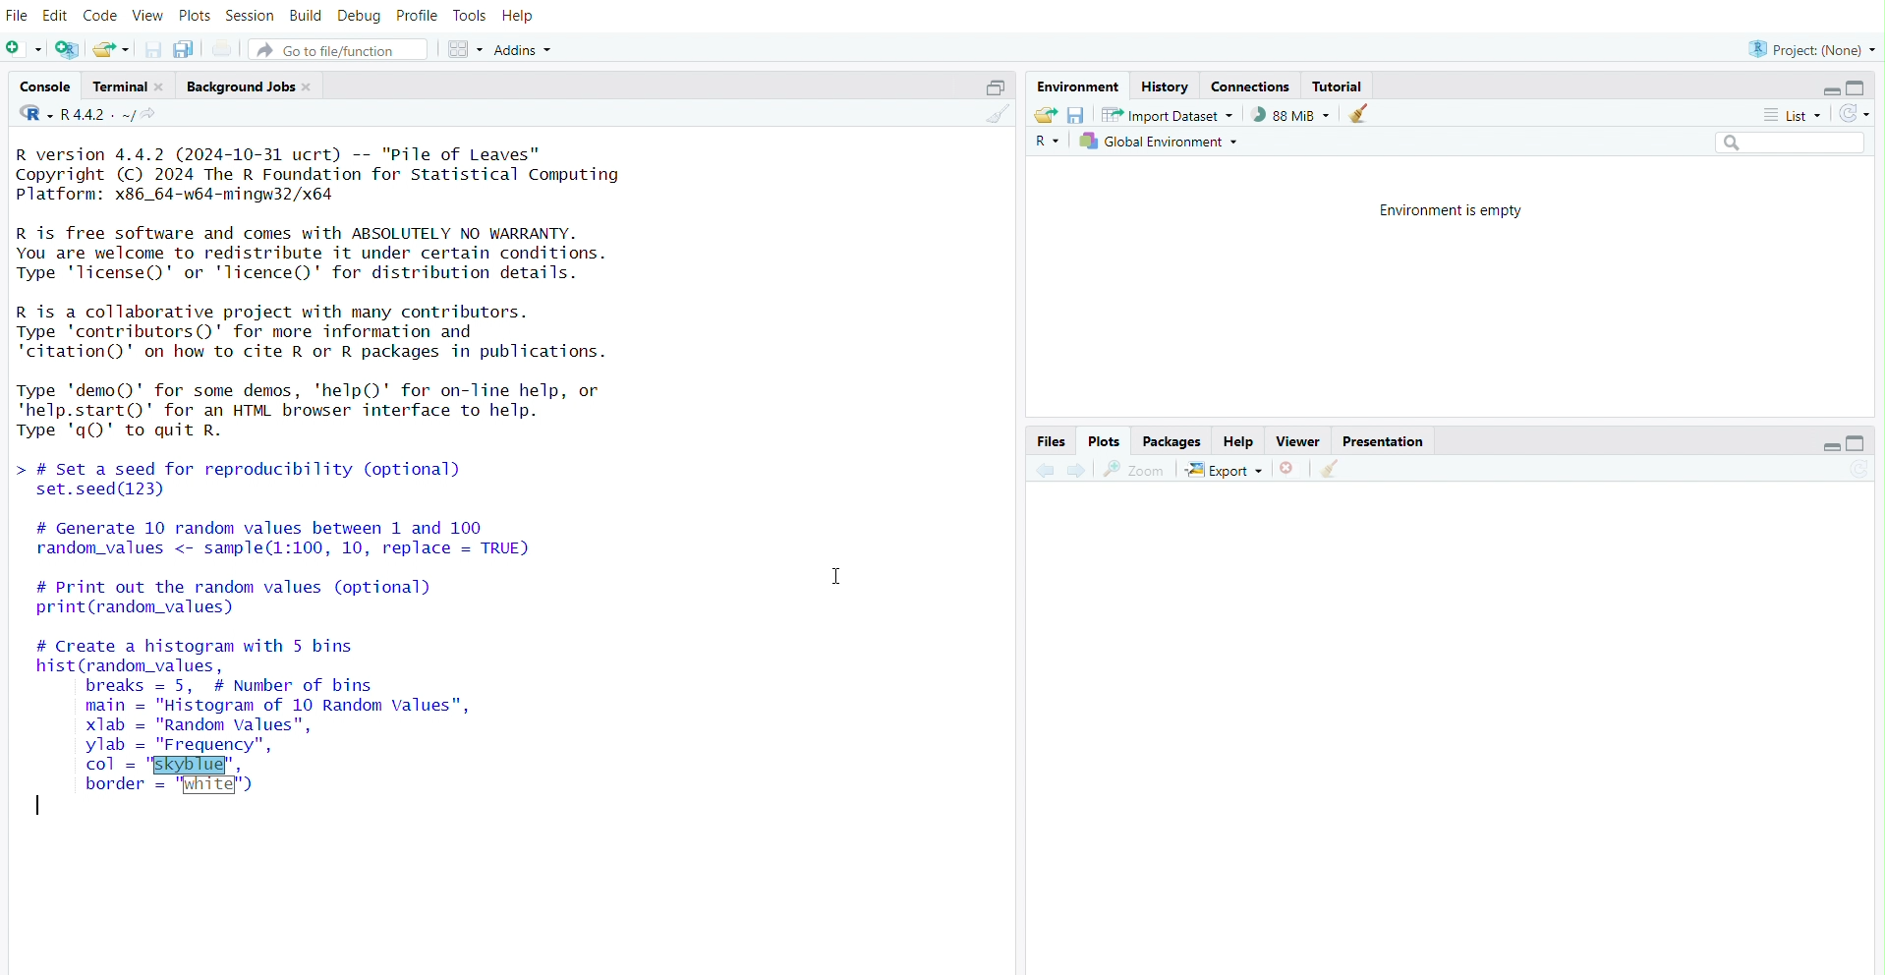 The width and height of the screenshot is (1885, 975). Describe the element at coordinates (67, 49) in the screenshot. I see `create a project` at that location.